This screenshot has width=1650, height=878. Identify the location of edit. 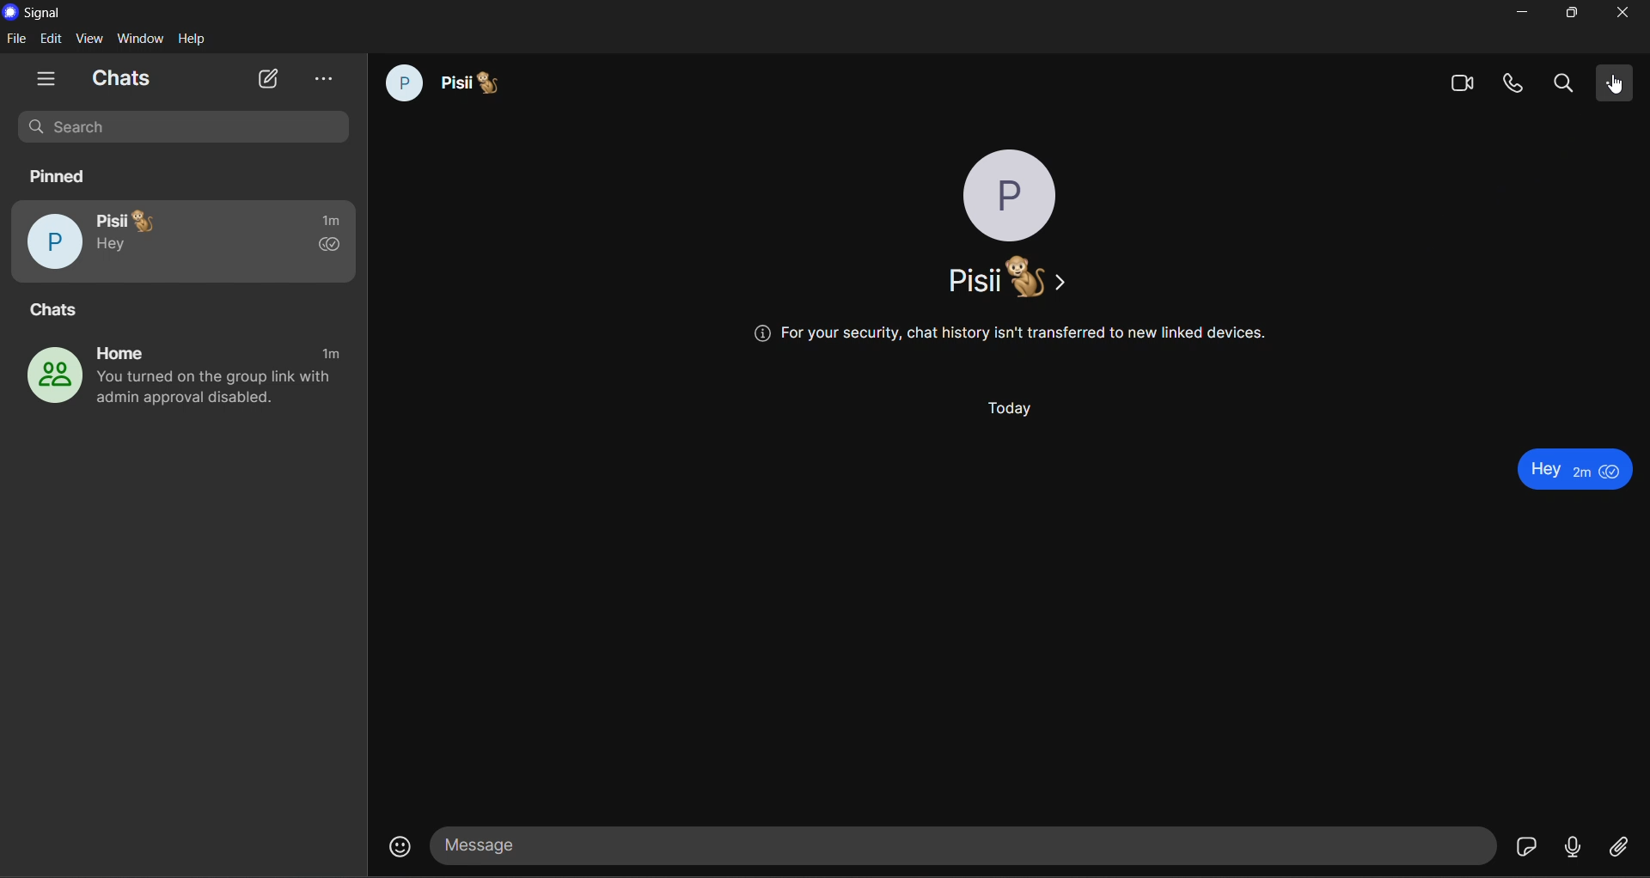
(52, 38).